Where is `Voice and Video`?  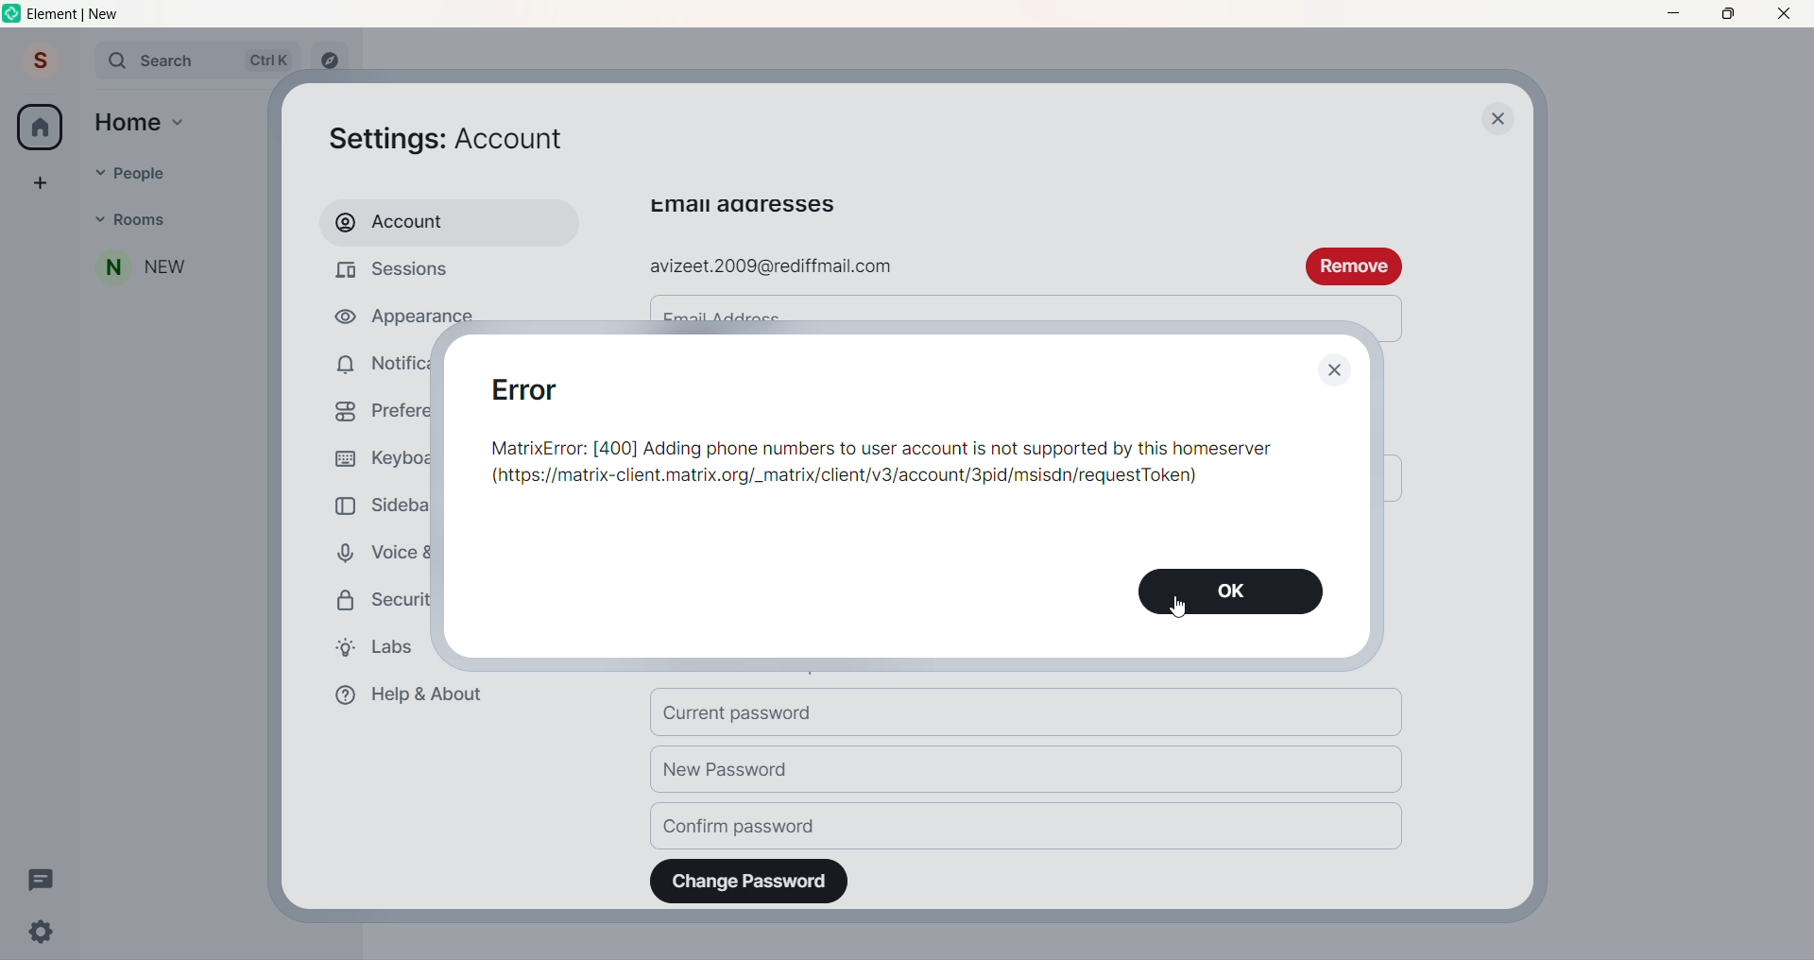 Voice and Video is located at coordinates (368, 553).